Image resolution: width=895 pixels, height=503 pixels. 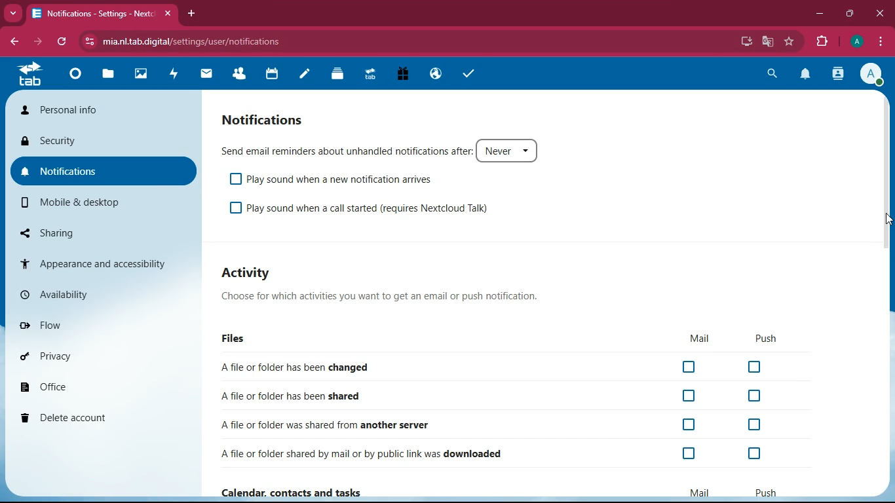 I want to click on off, so click(x=692, y=453).